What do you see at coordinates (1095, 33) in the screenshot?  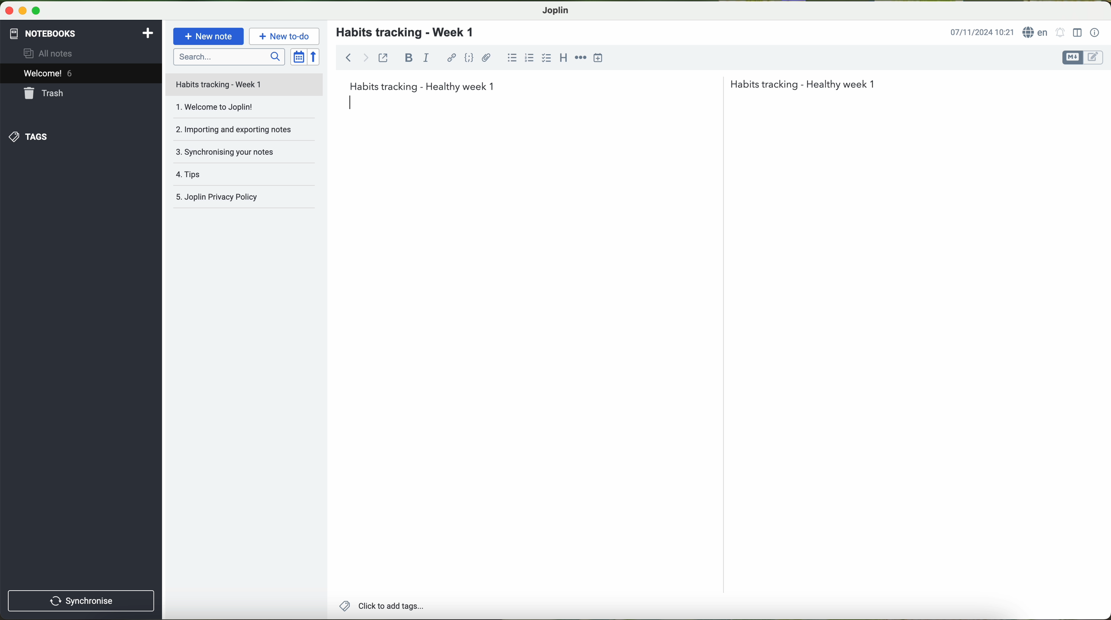 I see `note properties` at bounding box center [1095, 33].